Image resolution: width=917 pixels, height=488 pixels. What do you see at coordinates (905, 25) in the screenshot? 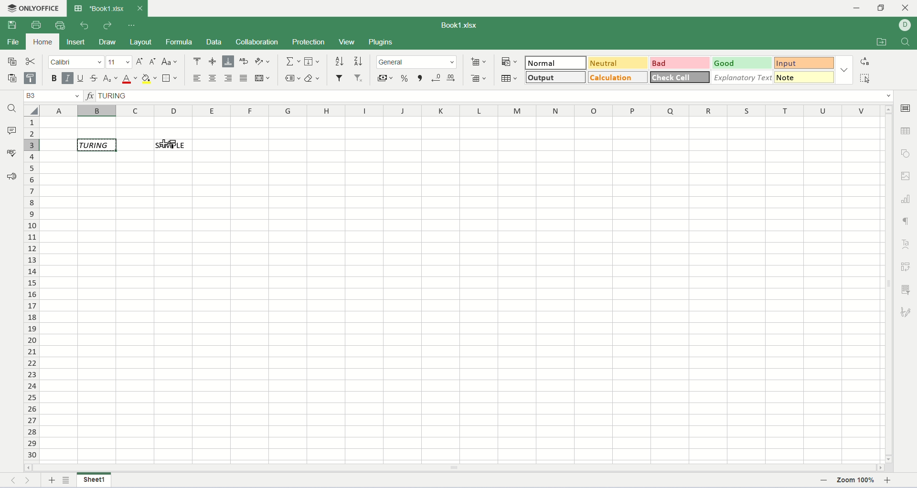
I see `username` at bounding box center [905, 25].